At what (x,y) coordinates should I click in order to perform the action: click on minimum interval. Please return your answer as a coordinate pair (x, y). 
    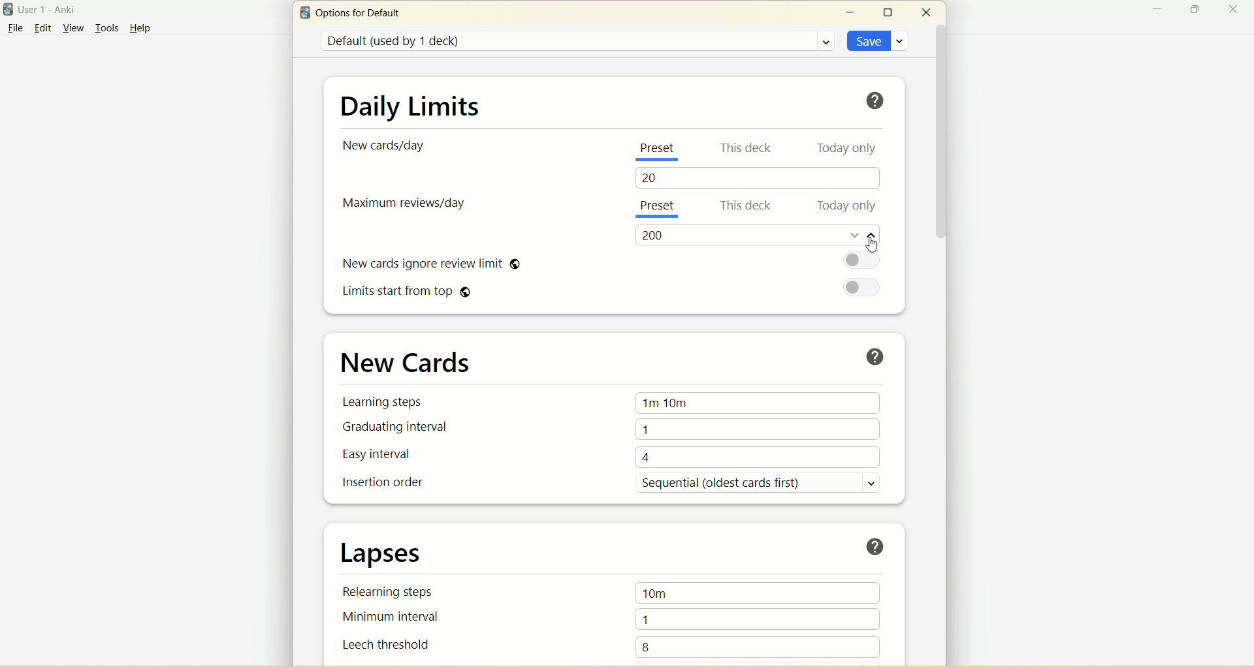
    Looking at the image, I should click on (386, 617).